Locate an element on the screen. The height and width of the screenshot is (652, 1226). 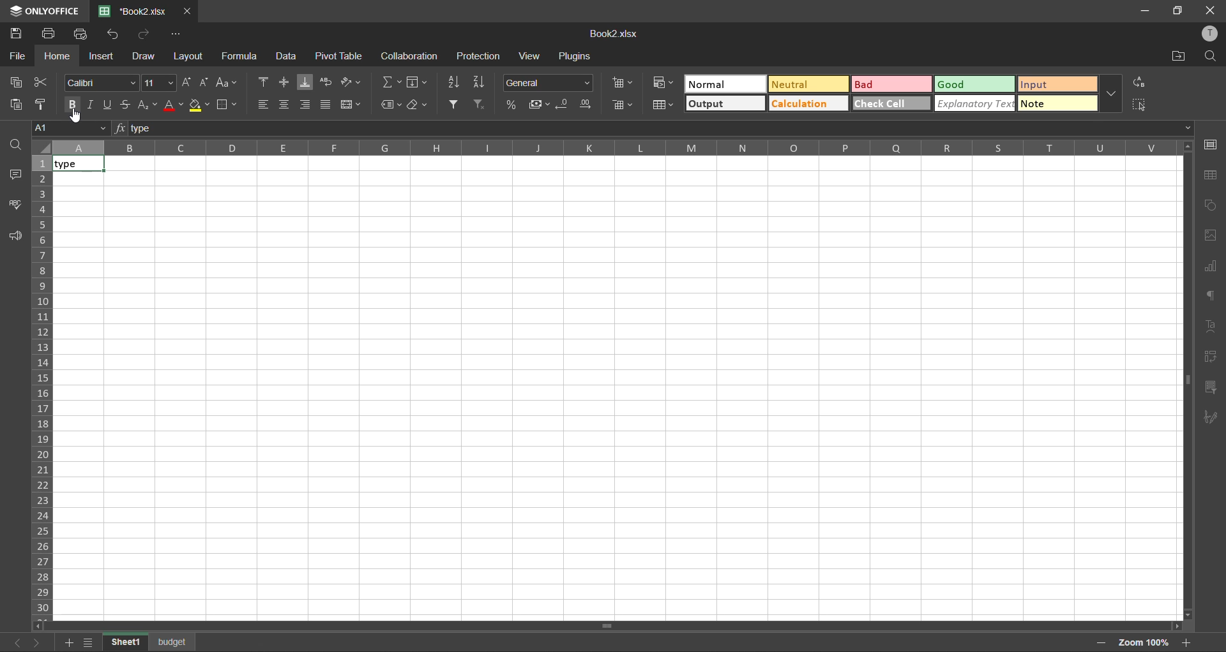
table is located at coordinates (1214, 175).